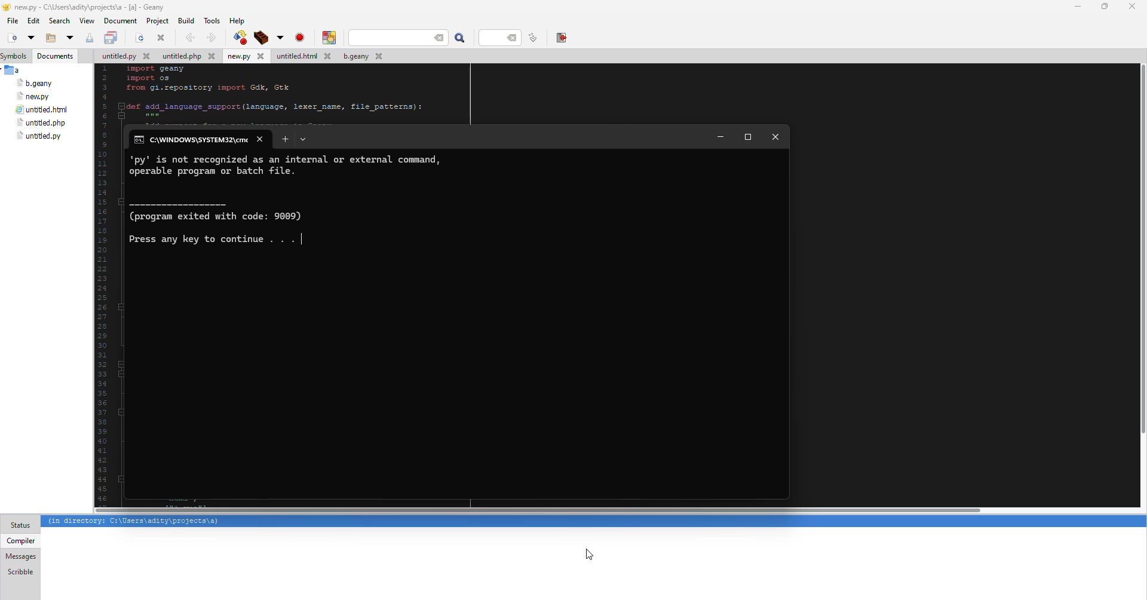  I want to click on new, so click(12, 38).